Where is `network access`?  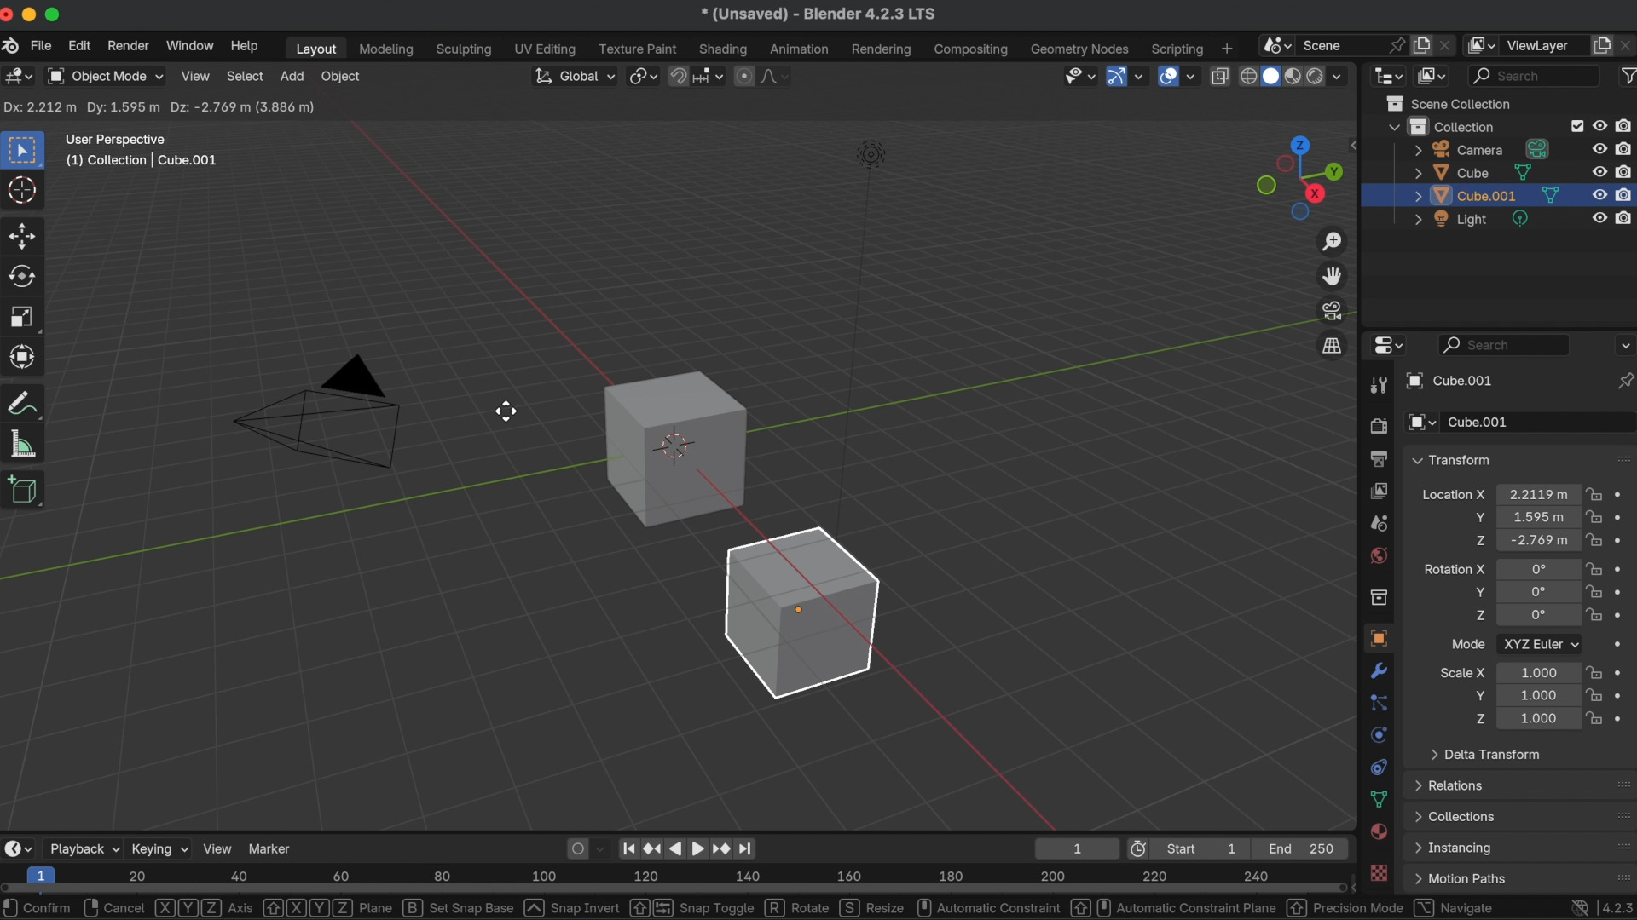
network access is located at coordinates (1577, 906).